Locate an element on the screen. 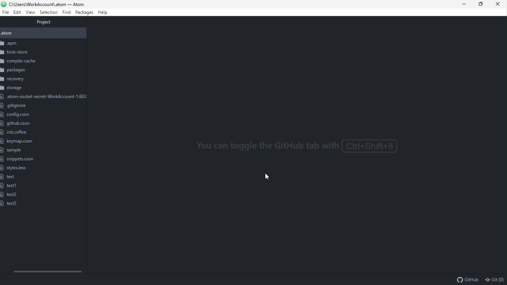 Image resolution: width=507 pixels, height=285 pixels. view is located at coordinates (31, 13).